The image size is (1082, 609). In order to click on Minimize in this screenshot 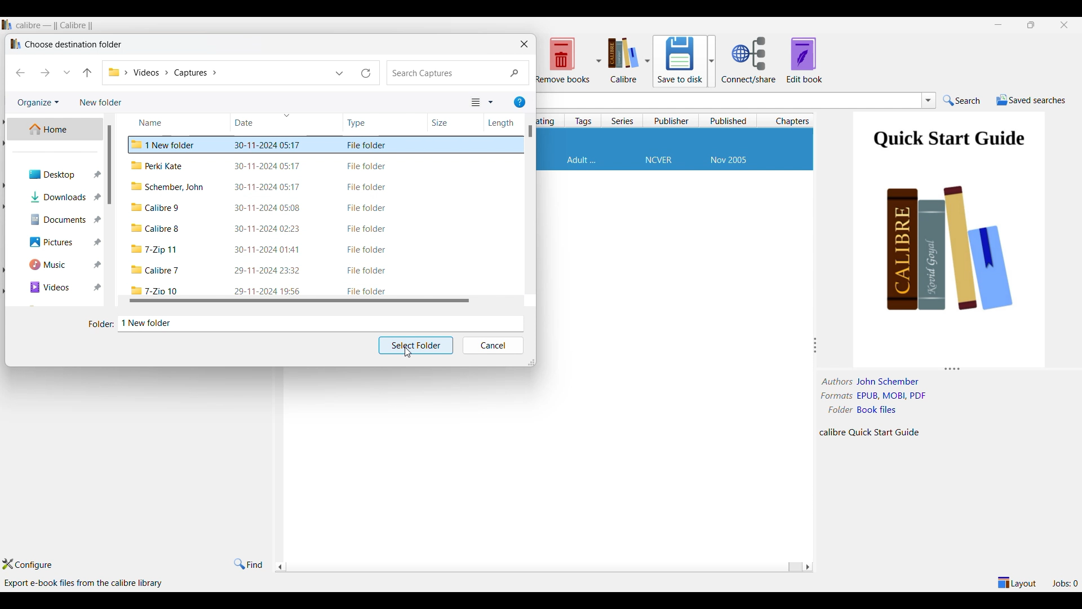, I will do `click(998, 25)`.